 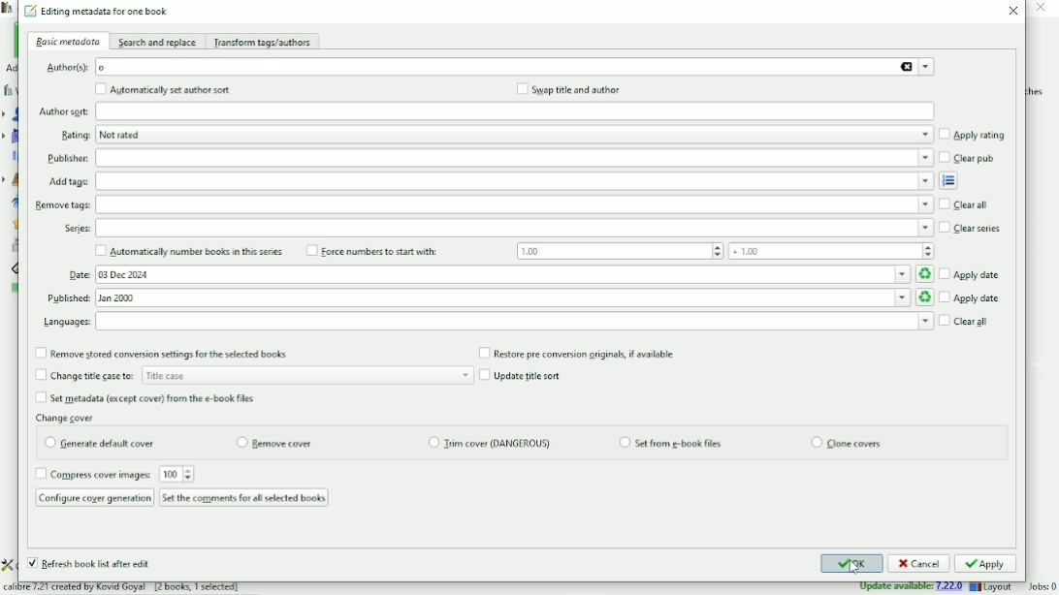 I want to click on Apply, so click(x=985, y=563).